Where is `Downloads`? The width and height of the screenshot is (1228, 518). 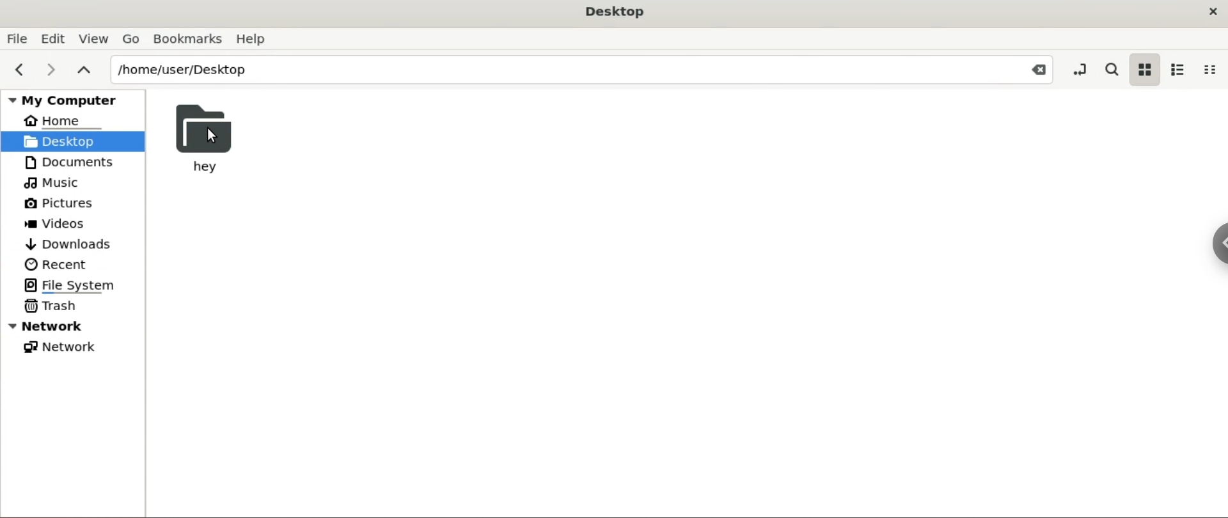
Downloads is located at coordinates (69, 243).